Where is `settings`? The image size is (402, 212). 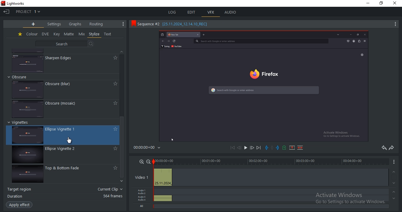 settings is located at coordinates (55, 24).